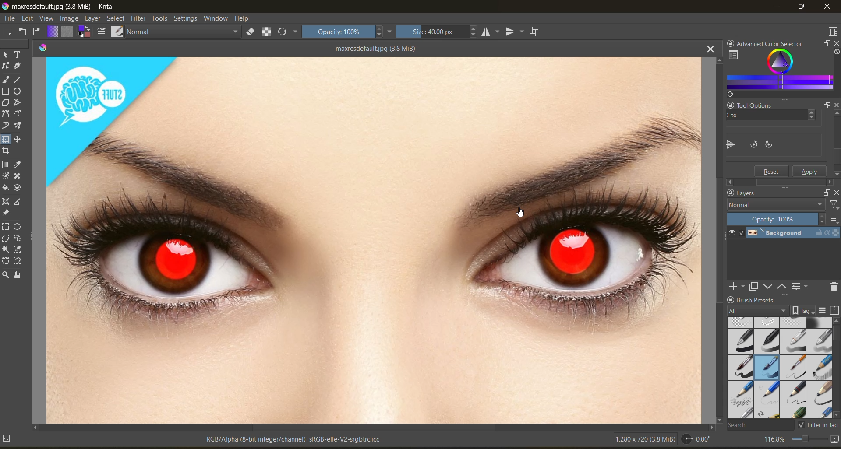 Image resolution: width=841 pixels, height=449 pixels. Describe the element at coordinates (708, 50) in the screenshot. I see `close tab` at that location.